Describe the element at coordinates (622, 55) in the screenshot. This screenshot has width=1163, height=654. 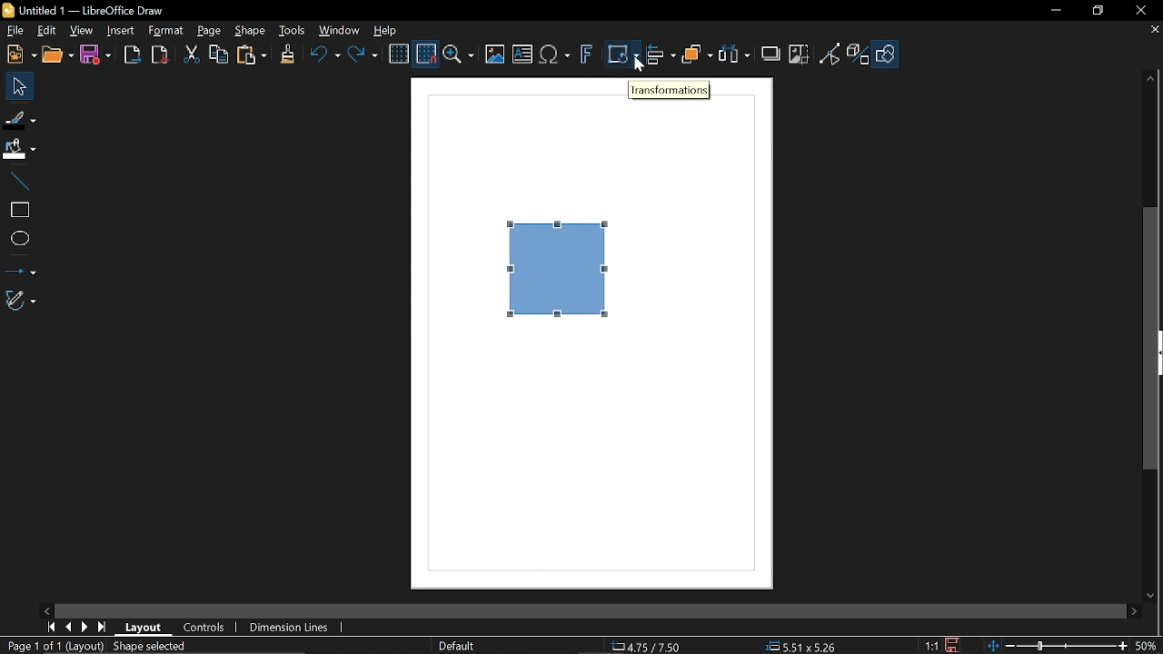
I see `Transformation` at that location.